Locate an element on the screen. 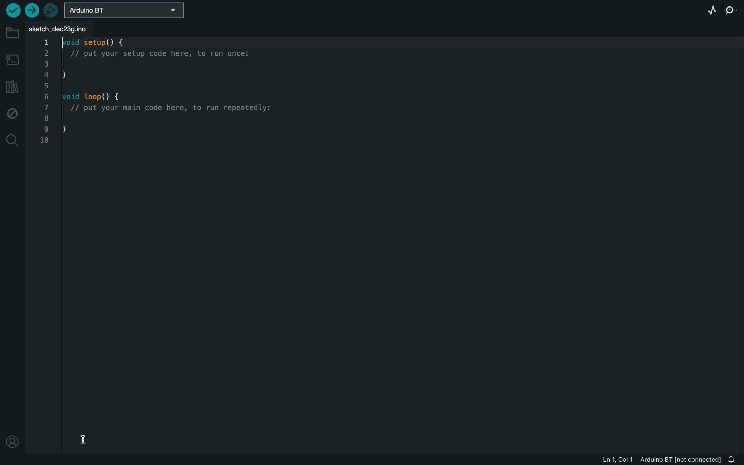 The image size is (744, 465). serial monitor is located at coordinates (732, 10).